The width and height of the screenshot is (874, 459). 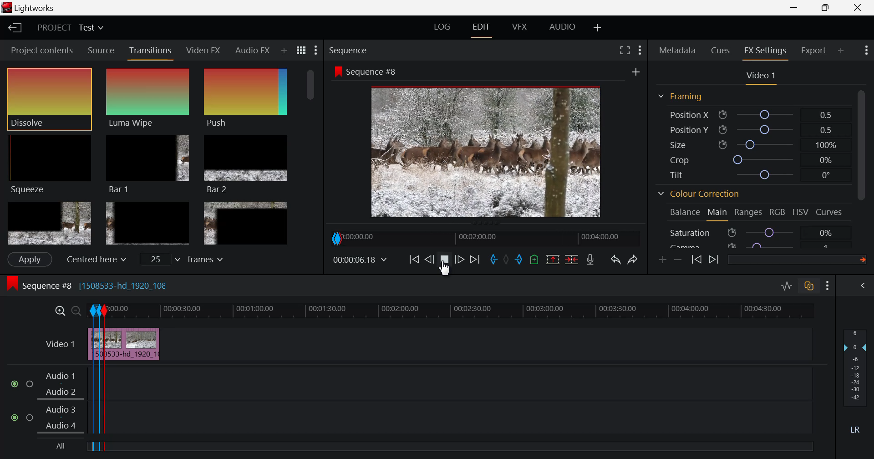 What do you see at coordinates (61, 311) in the screenshot?
I see `Timeline Zoom In` at bounding box center [61, 311].